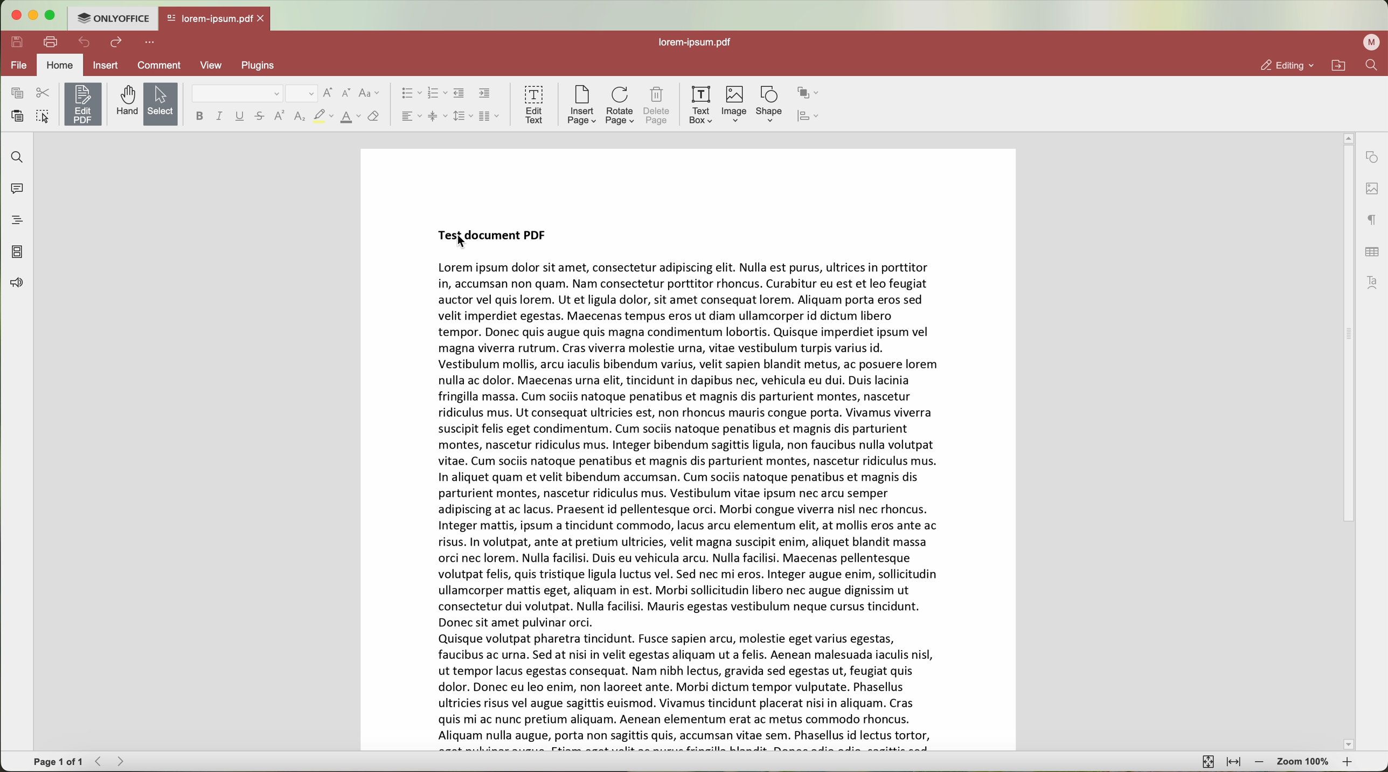 Image resolution: width=1388 pixels, height=772 pixels. I want to click on underline, so click(240, 118).